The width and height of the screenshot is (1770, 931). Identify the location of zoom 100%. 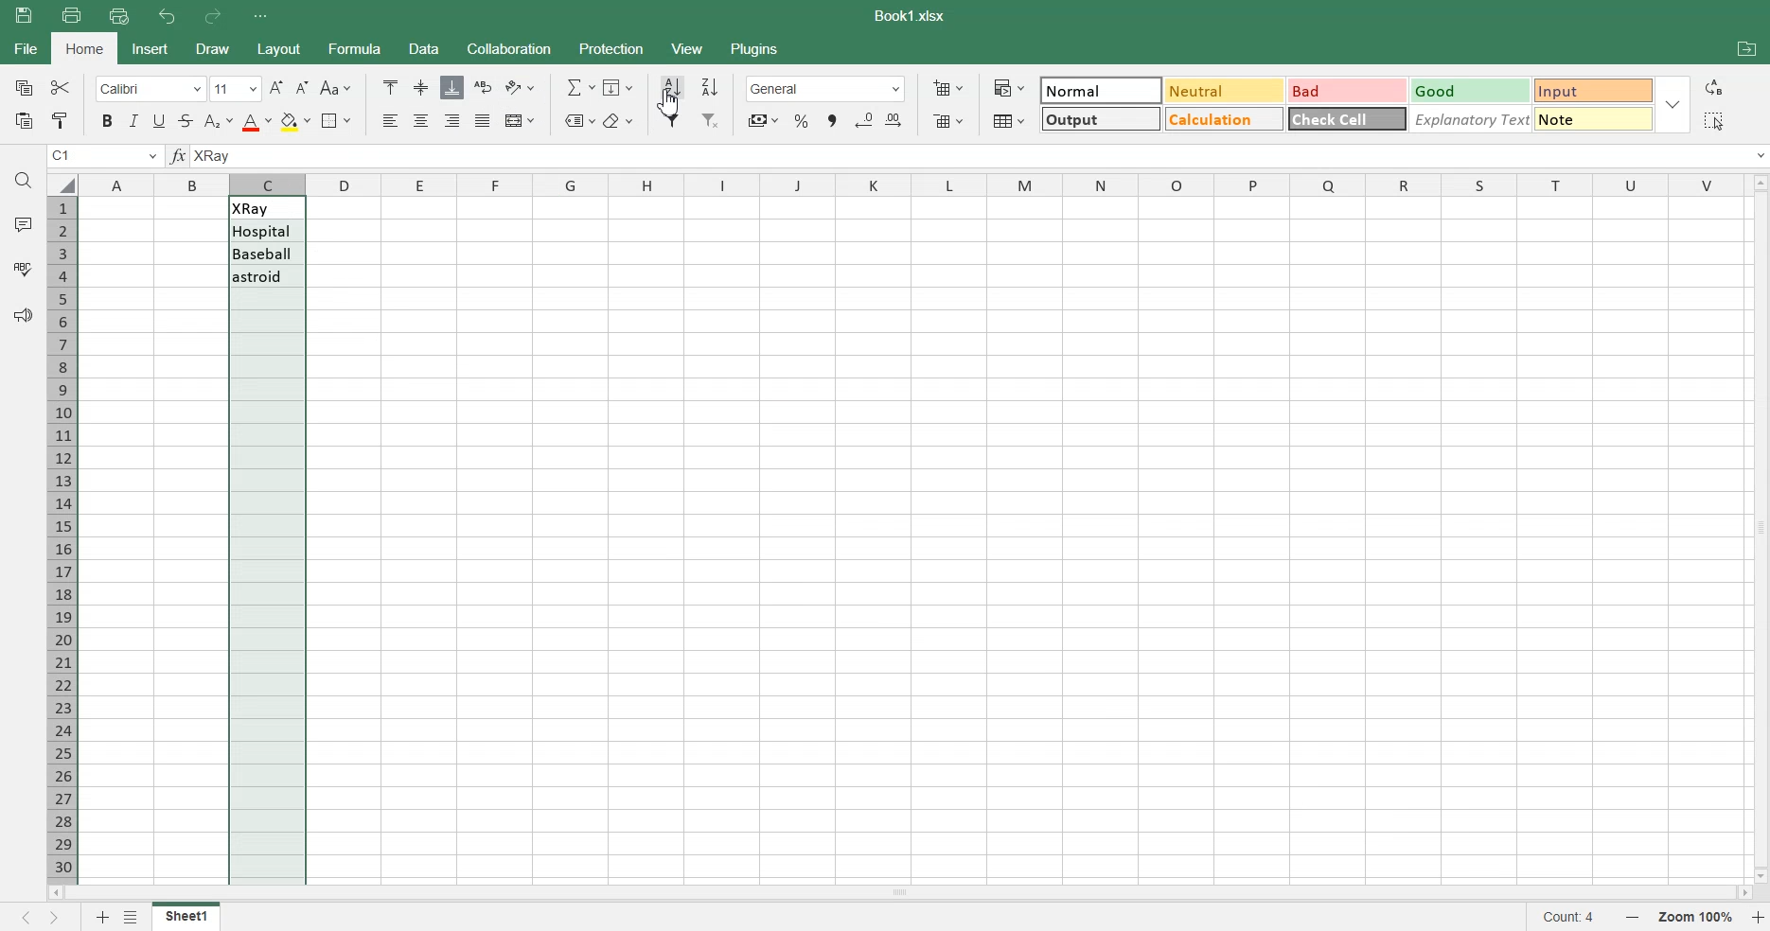
(1697, 917).